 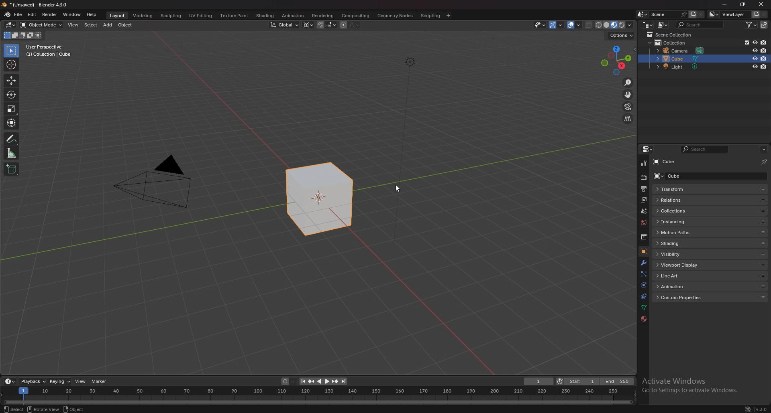 What do you see at coordinates (266, 16) in the screenshot?
I see `shading` at bounding box center [266, 16].